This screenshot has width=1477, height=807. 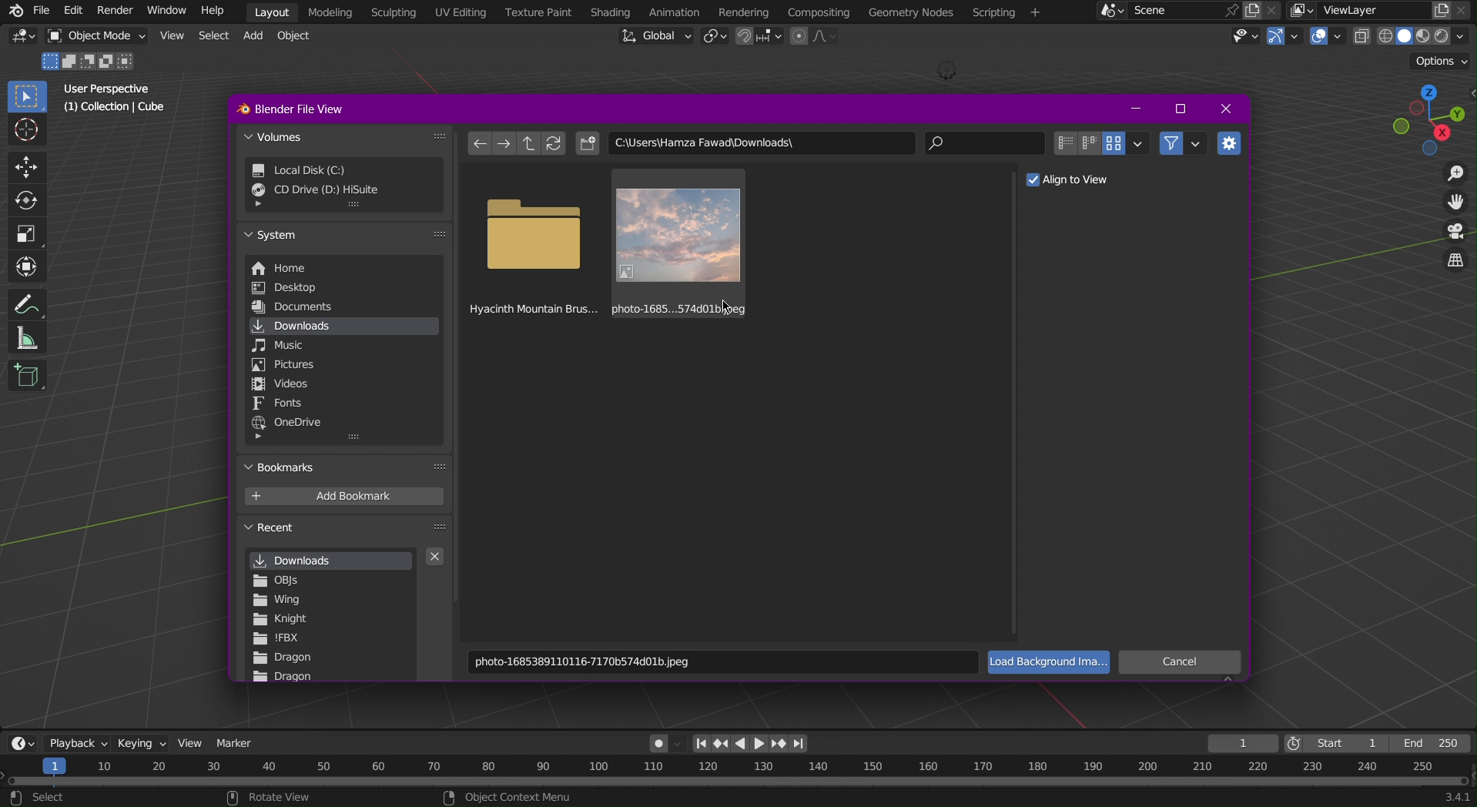 I want to click on Exit Directory, so click(x=529, y=144).